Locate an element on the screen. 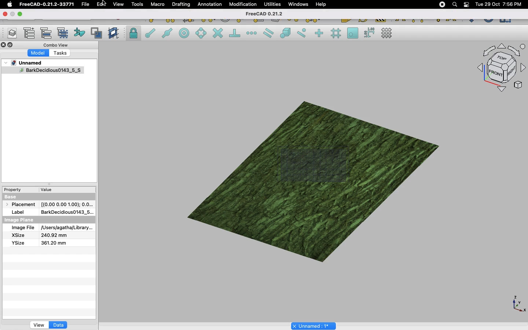 This screenshot has height=330, width=528. Axis is located at coordinates (517, 303).